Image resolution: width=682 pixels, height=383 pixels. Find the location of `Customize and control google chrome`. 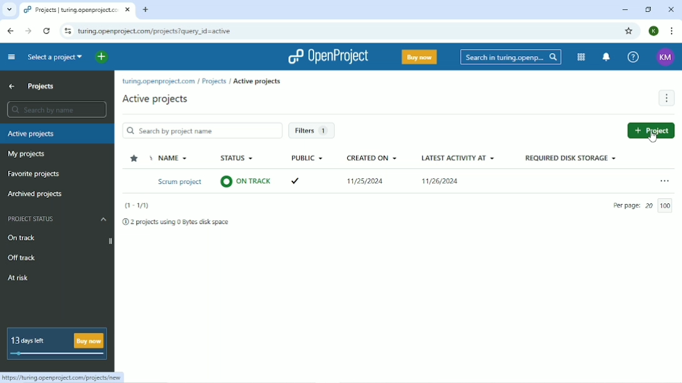

Customize and control google chrome is located at coordinates (672, 31).